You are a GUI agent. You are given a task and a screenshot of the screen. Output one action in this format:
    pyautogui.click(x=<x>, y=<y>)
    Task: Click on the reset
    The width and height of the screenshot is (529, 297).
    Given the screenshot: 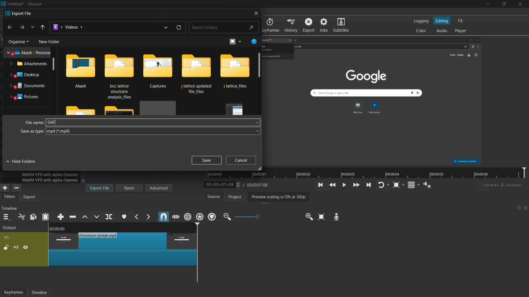 What is the action you would take?
    pyautogui.click(x=129, y=188)
    